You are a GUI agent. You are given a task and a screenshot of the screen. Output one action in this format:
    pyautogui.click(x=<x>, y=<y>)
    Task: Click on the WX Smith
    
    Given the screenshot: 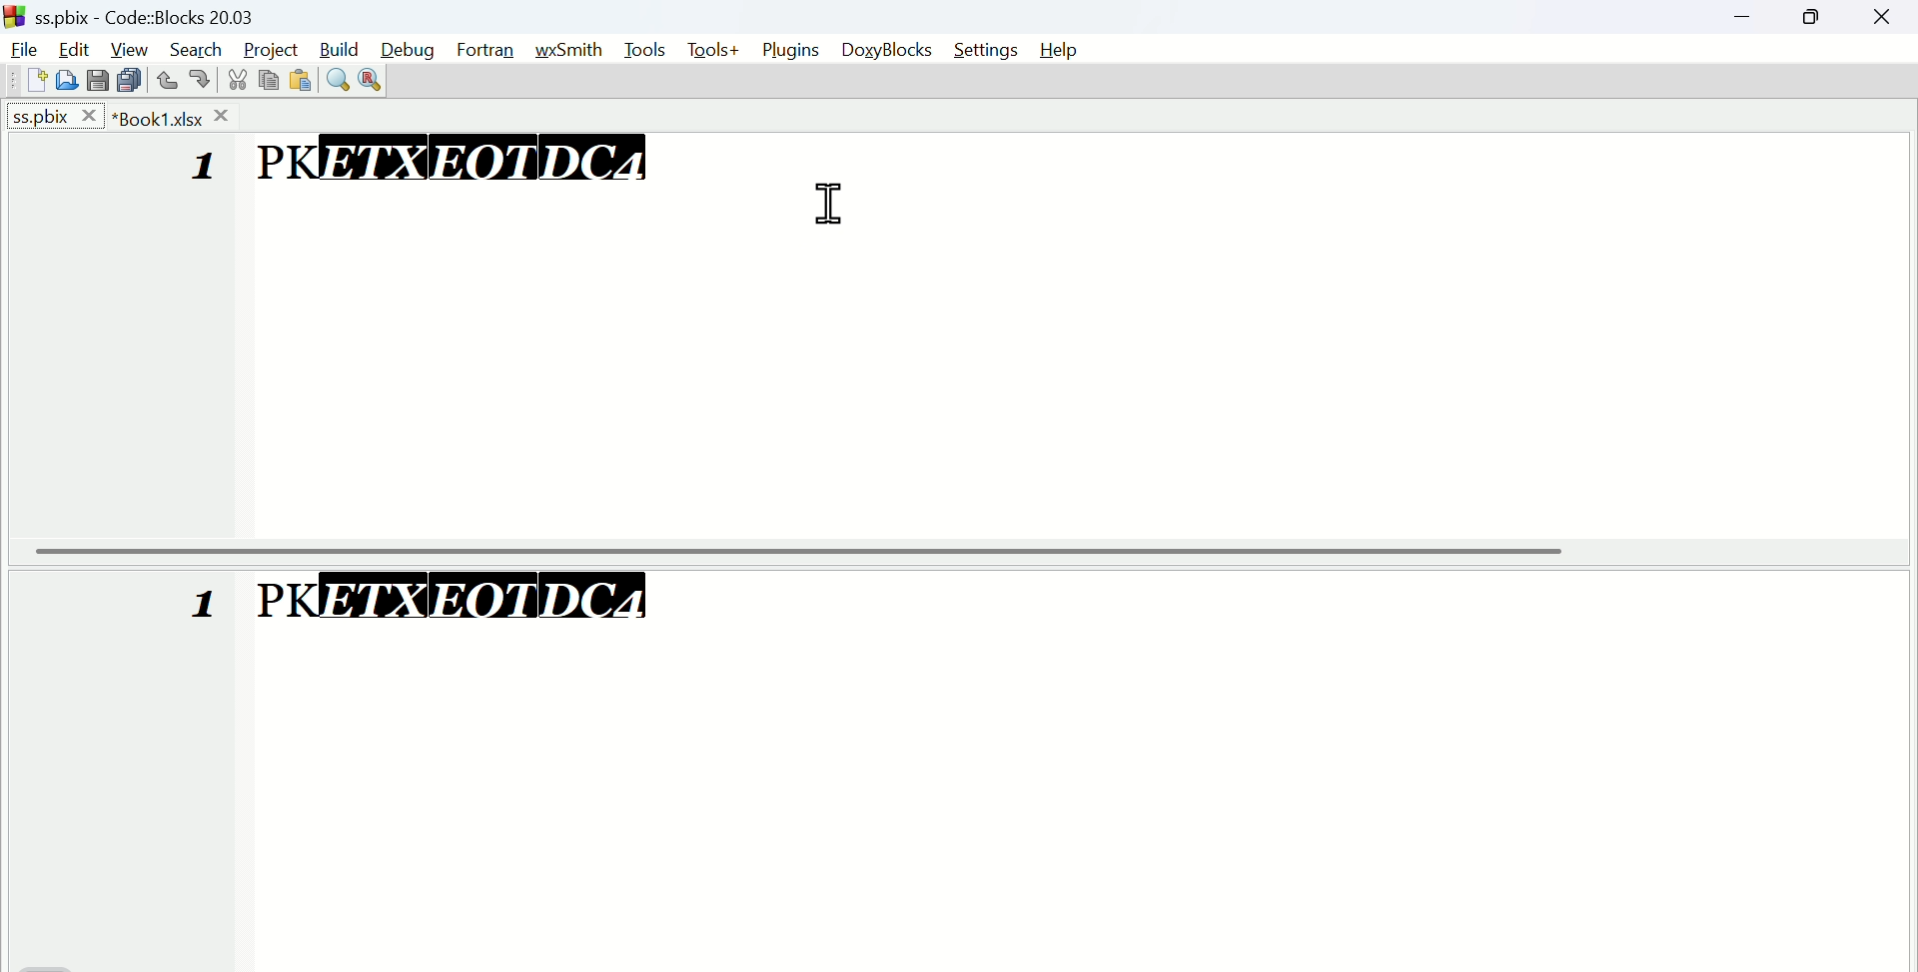 What is the action you would take?
    pyautogui.click(x=576, y=47)
    